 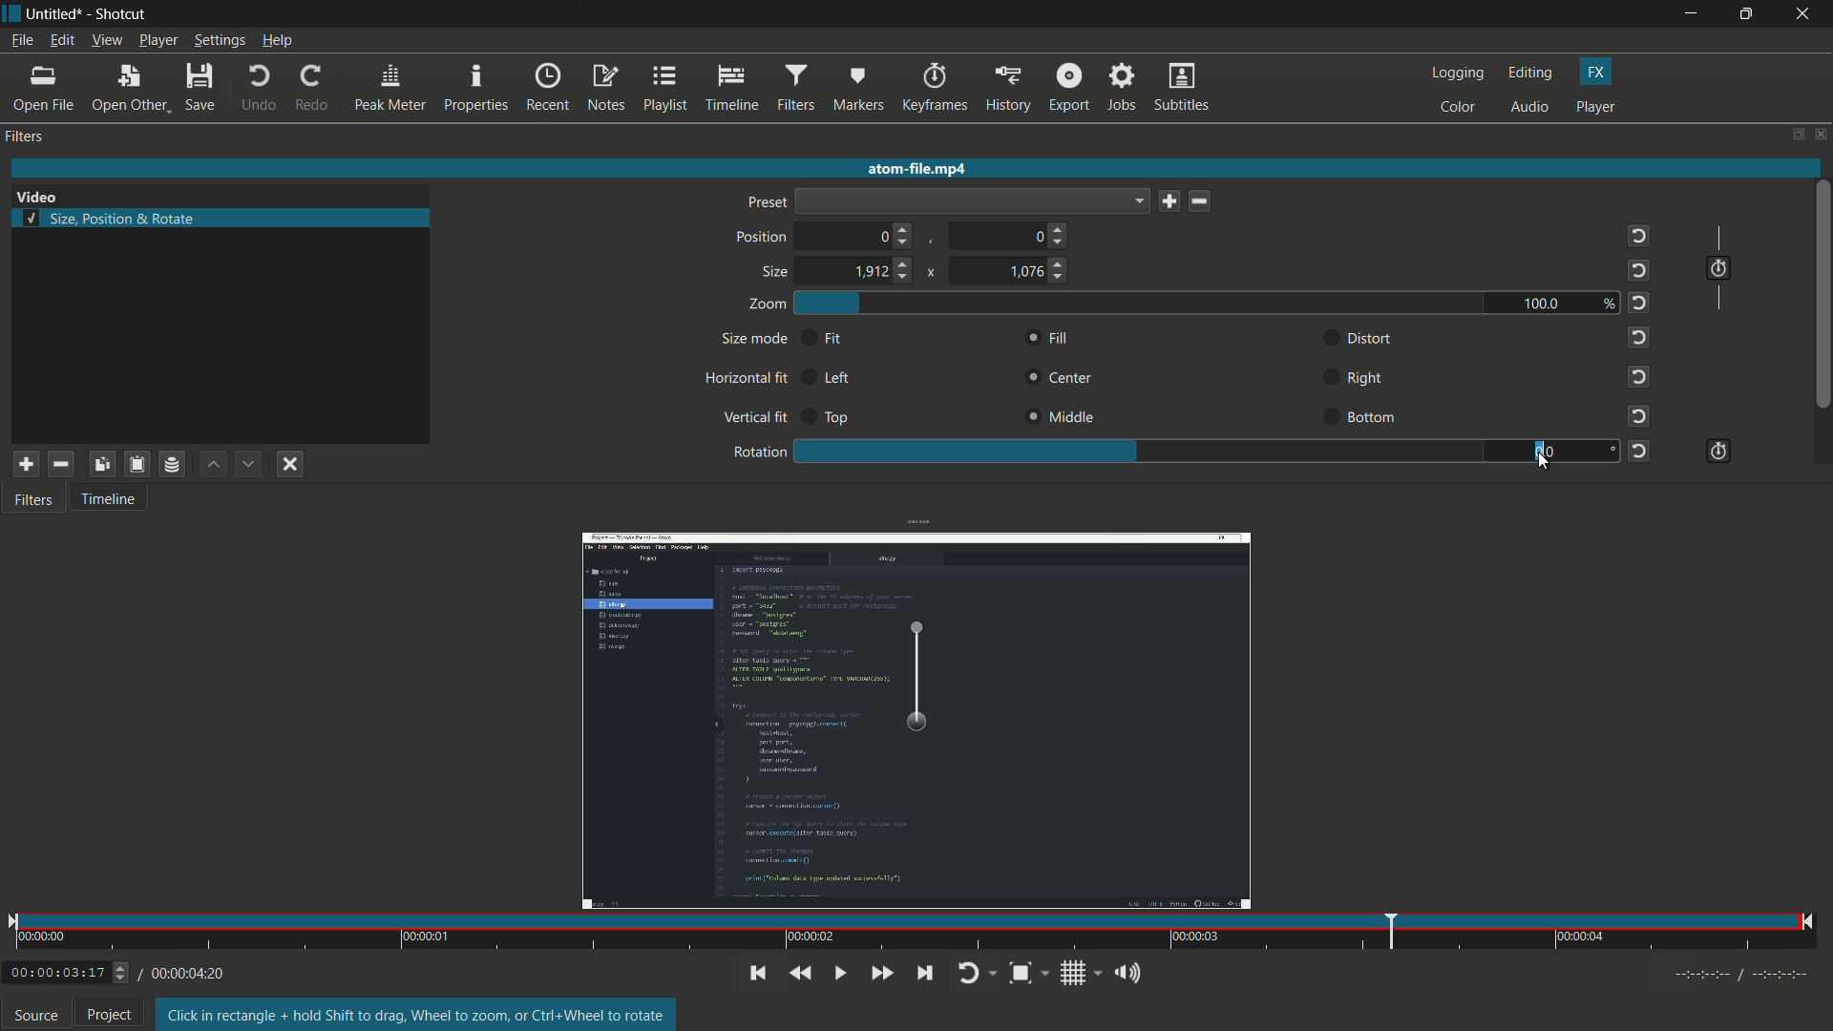 I want to click on quickly play forward, so click(x=881, y=975).